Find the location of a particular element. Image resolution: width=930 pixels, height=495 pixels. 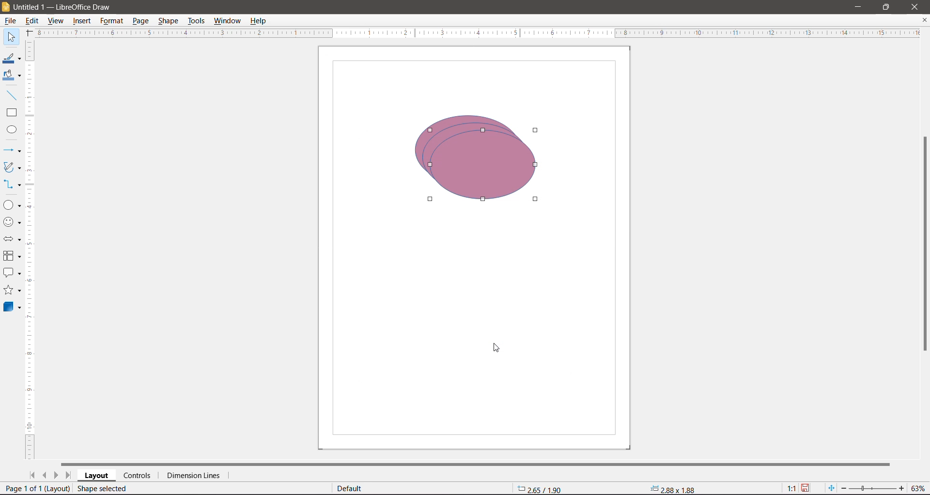

Symbol Shapes is located at coordinates (14, 223).